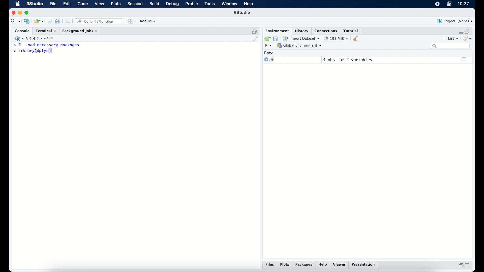  What do you see at coordinates (450, 39) in the screenshot?
I see `list` at bounding box center [450, 39].